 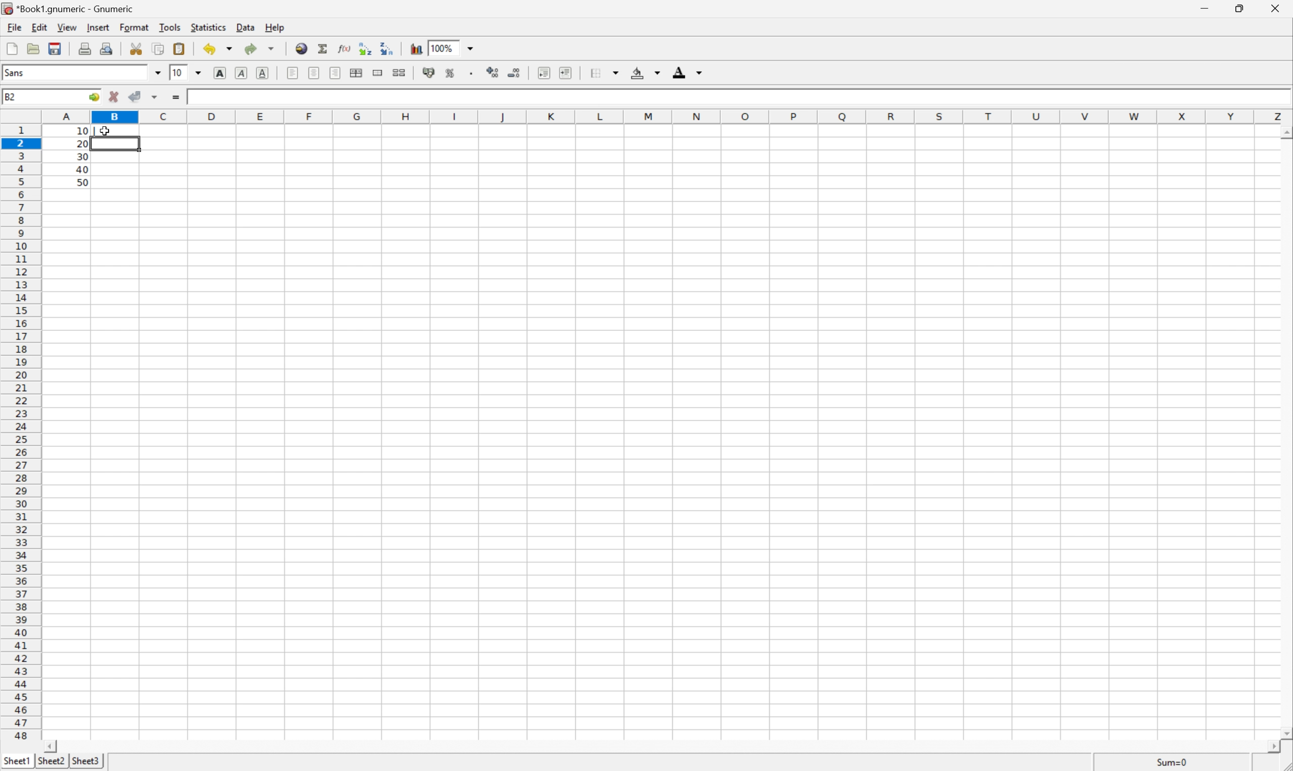 I want to click on 20, so click(x=82, y=144).